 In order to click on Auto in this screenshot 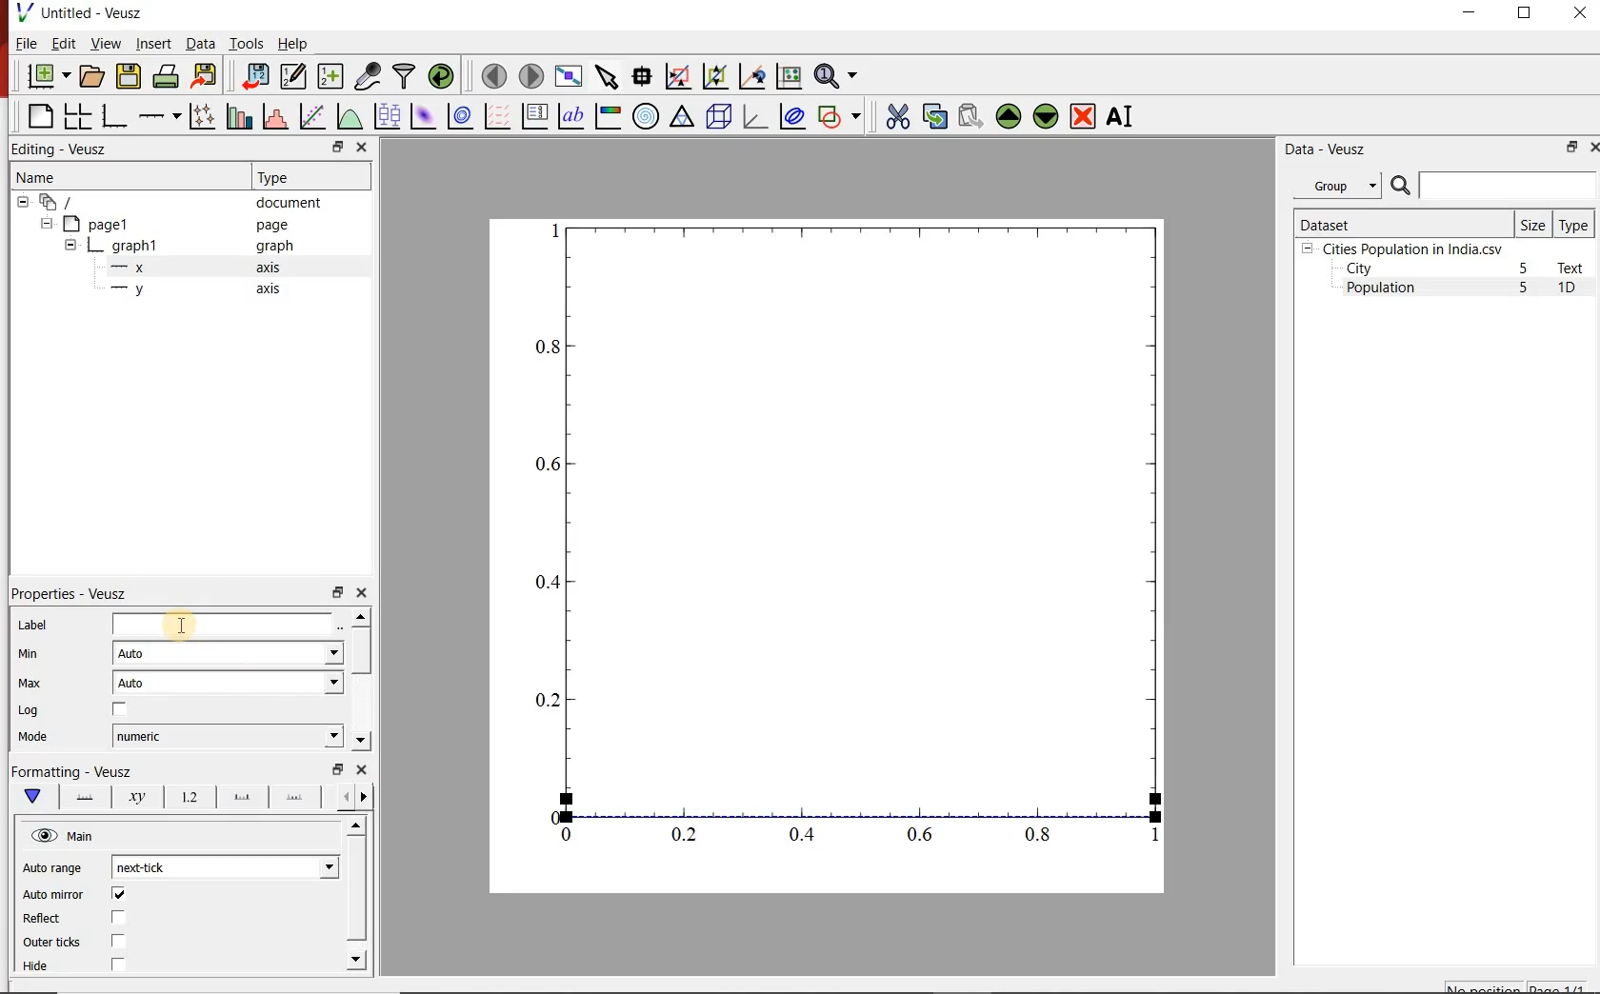, I will do `click(228, 683)`.